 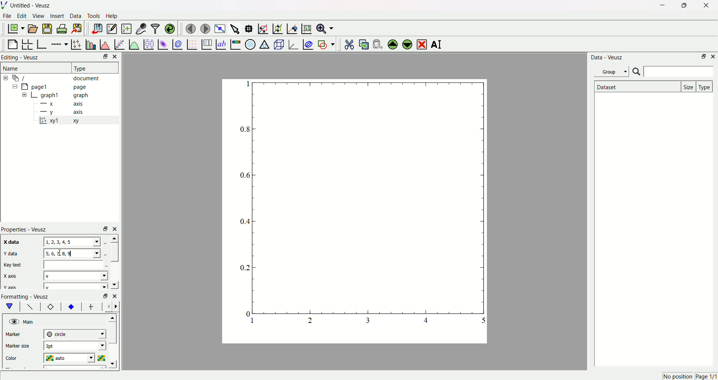 What do you see at coordinates (17, 29) in the screenshot?
I see `new document` at bounding box center [17, 29].